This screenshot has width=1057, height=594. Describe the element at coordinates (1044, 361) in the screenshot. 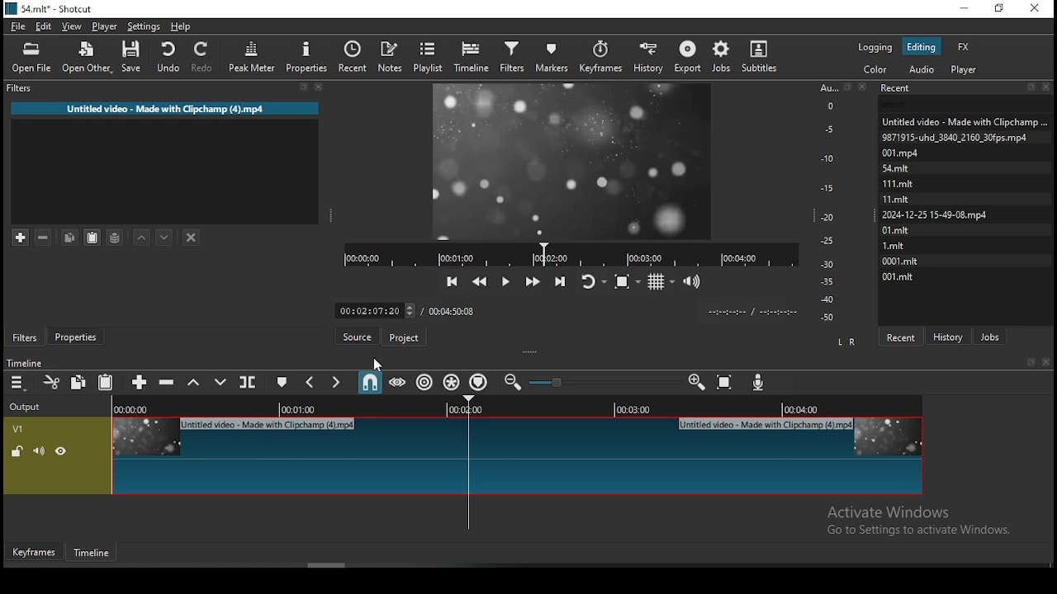

I see `close` at that location.